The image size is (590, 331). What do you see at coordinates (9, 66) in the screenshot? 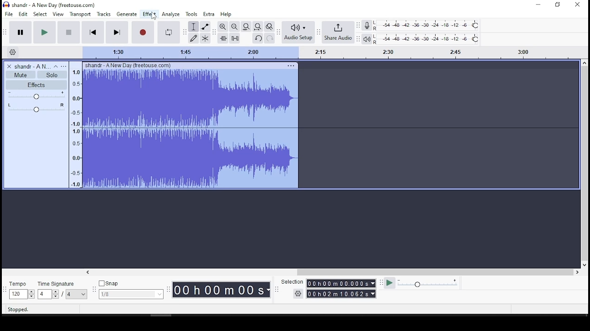
I see `delete track` at bounding box center [9, 66].